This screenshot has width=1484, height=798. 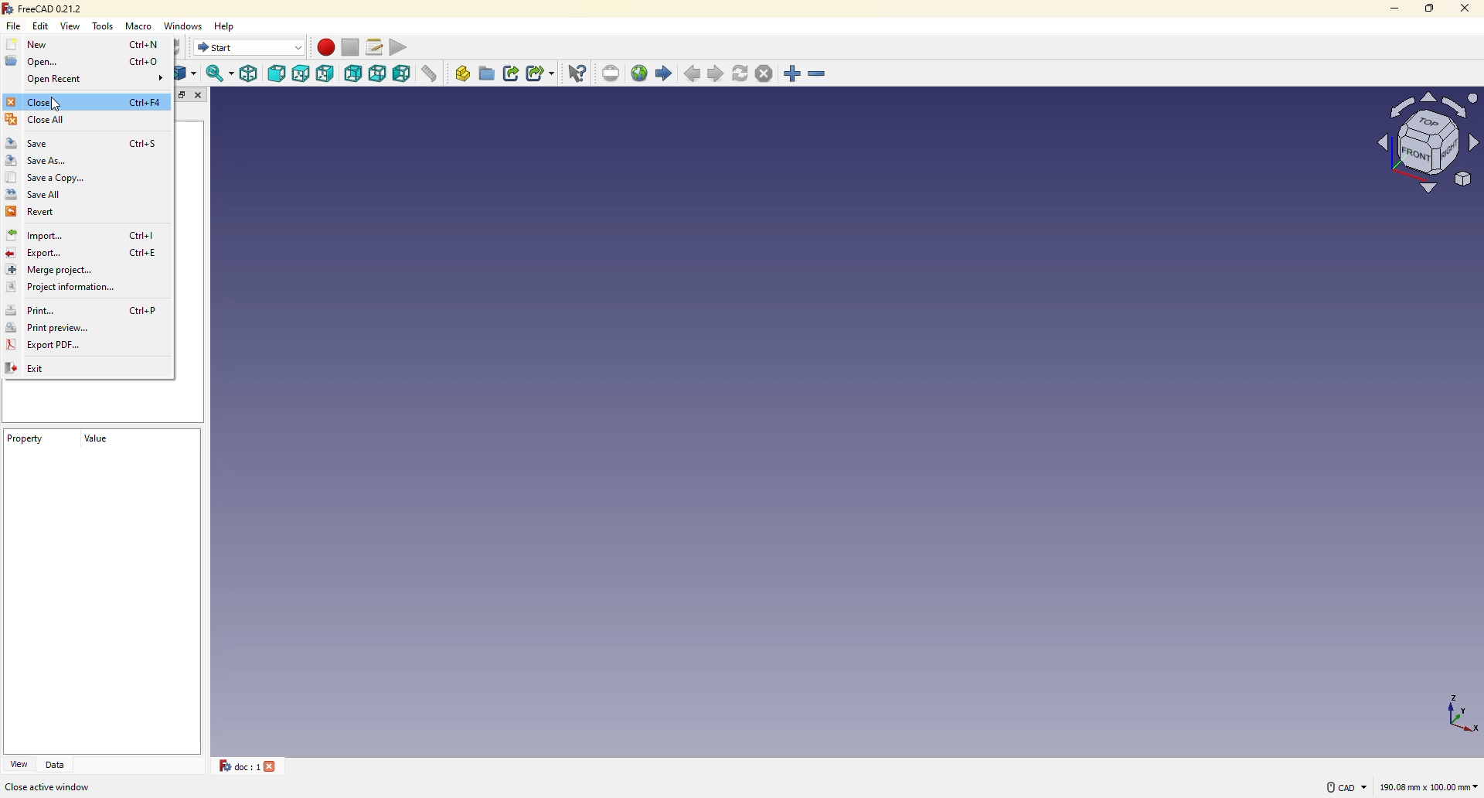 I want to click on set url, so click(x=612, y=73).